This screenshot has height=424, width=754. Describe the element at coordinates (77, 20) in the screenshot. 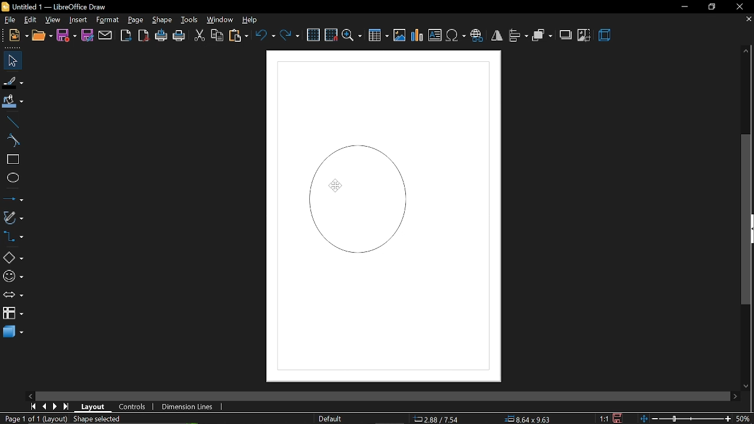

I see `insert` at that location.